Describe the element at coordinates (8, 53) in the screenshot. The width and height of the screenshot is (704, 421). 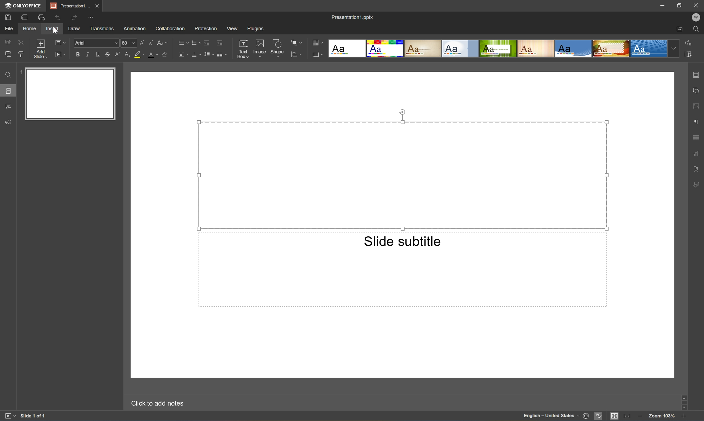
I see `Paste` at that location.